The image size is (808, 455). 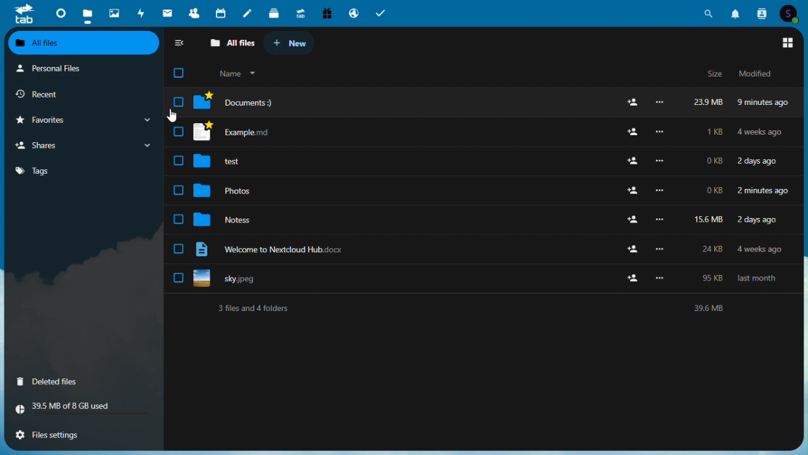 I want to click on select, so click(x=177, y=189).